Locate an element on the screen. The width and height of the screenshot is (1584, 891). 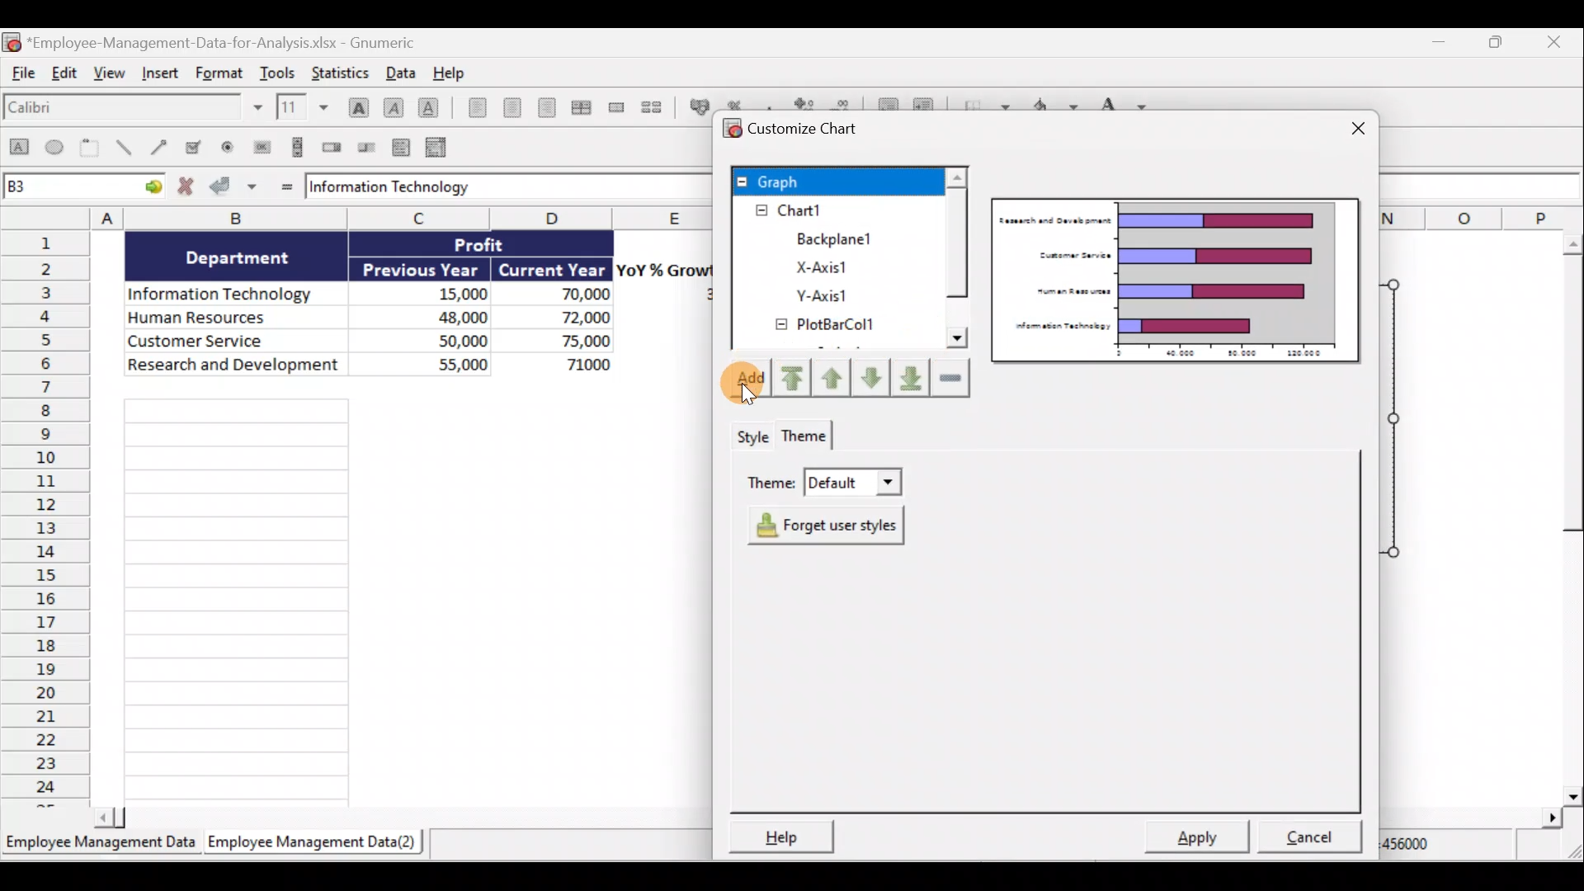
Statistics is located at coordinates (343, 71).